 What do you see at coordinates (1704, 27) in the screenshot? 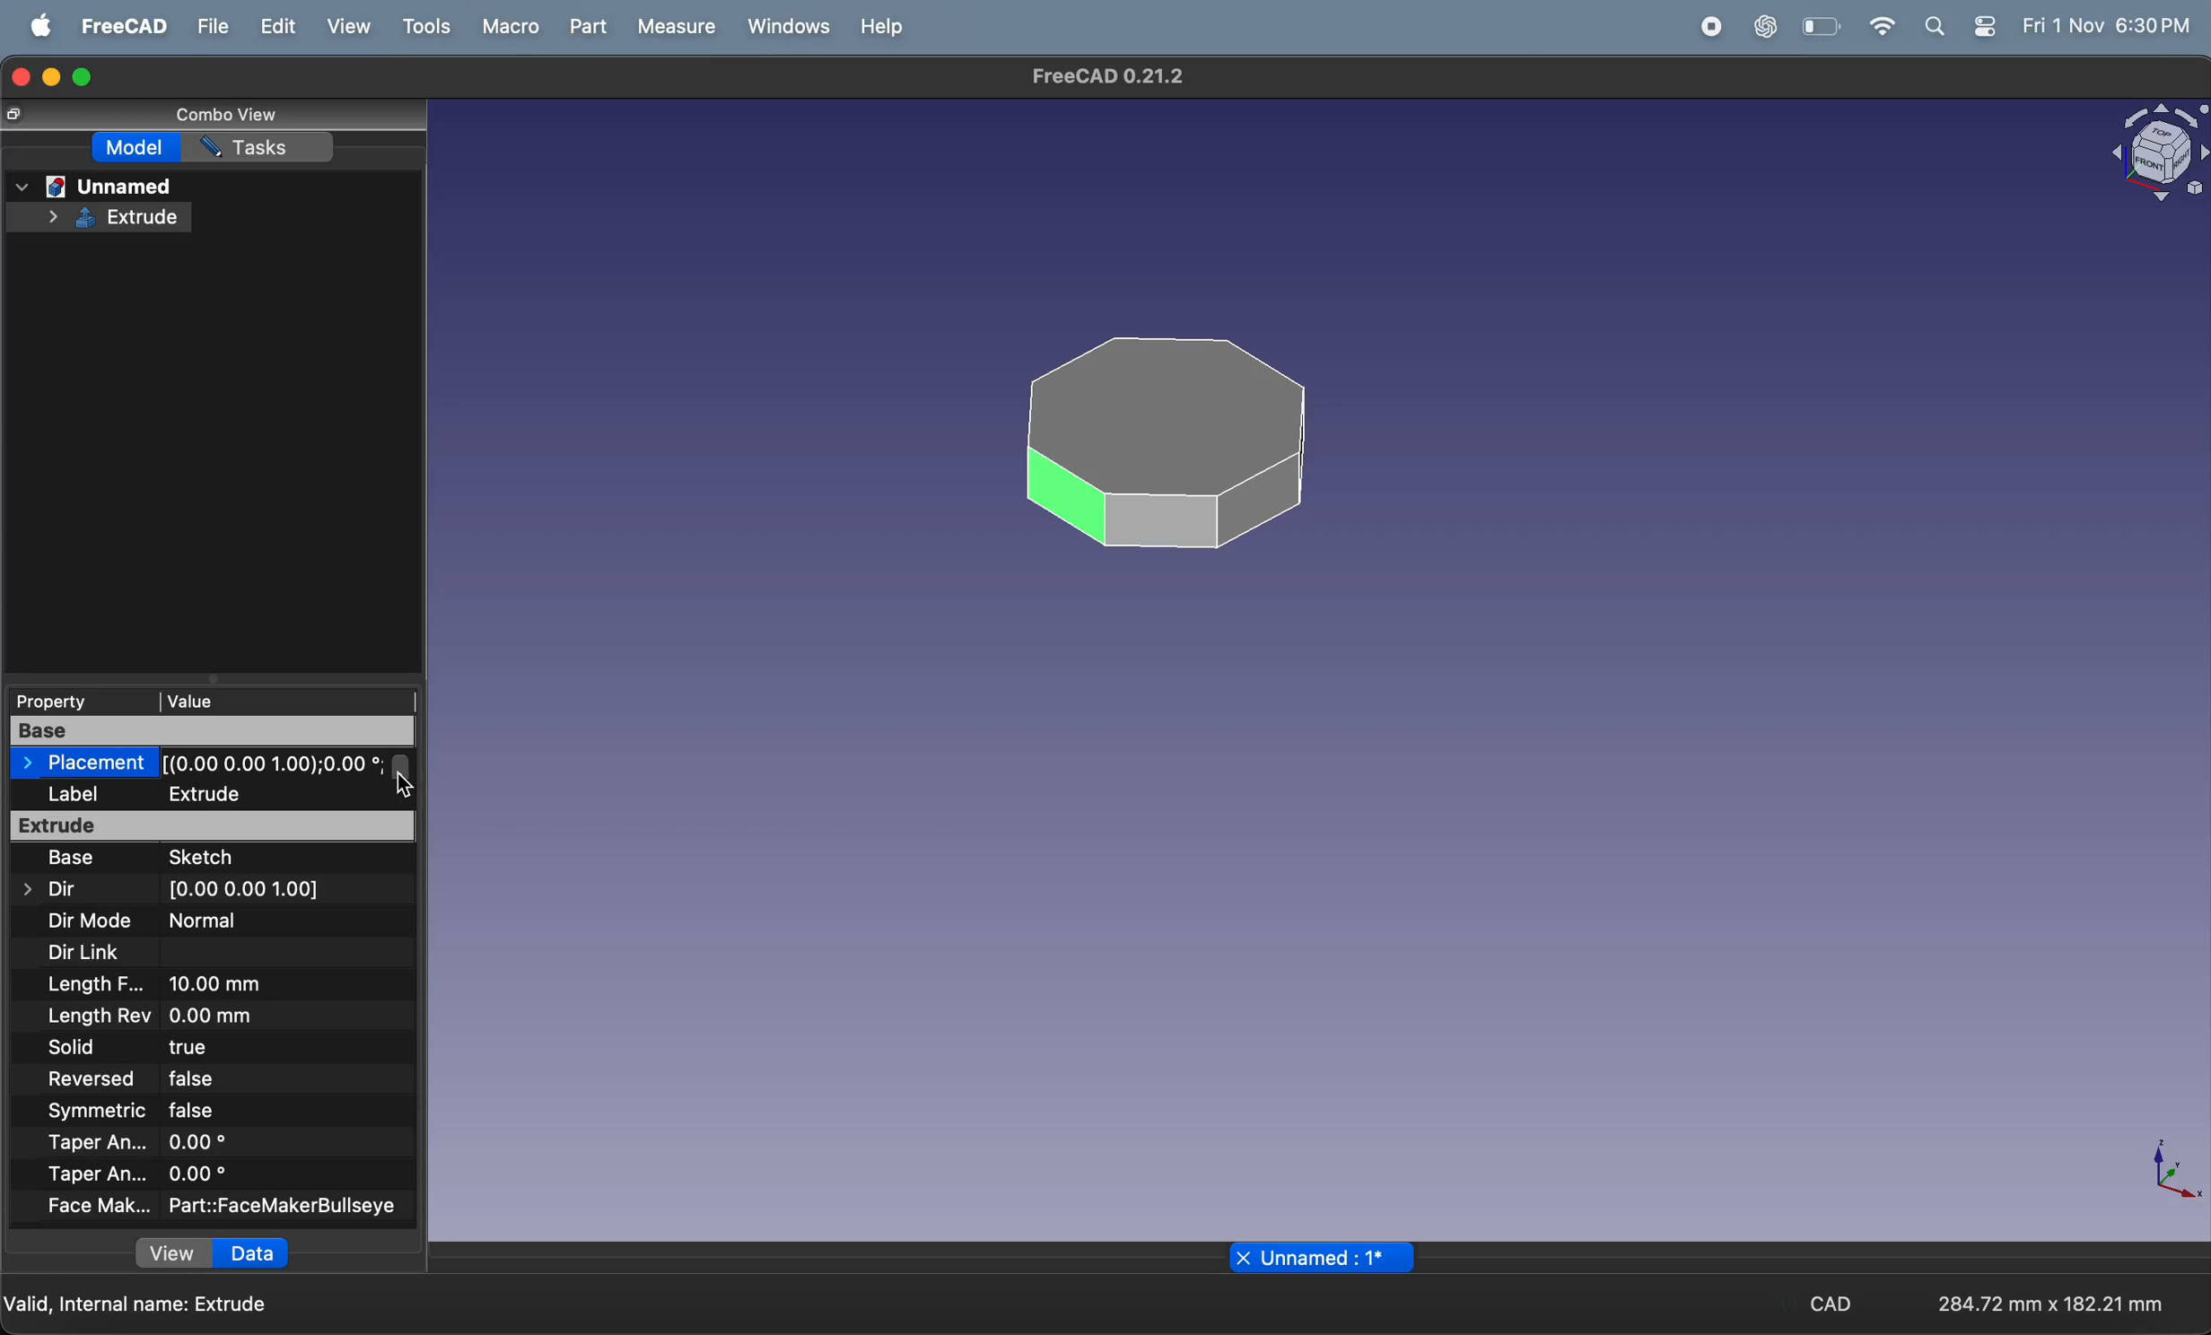
I see `record` at bounding box center [1704, 27].